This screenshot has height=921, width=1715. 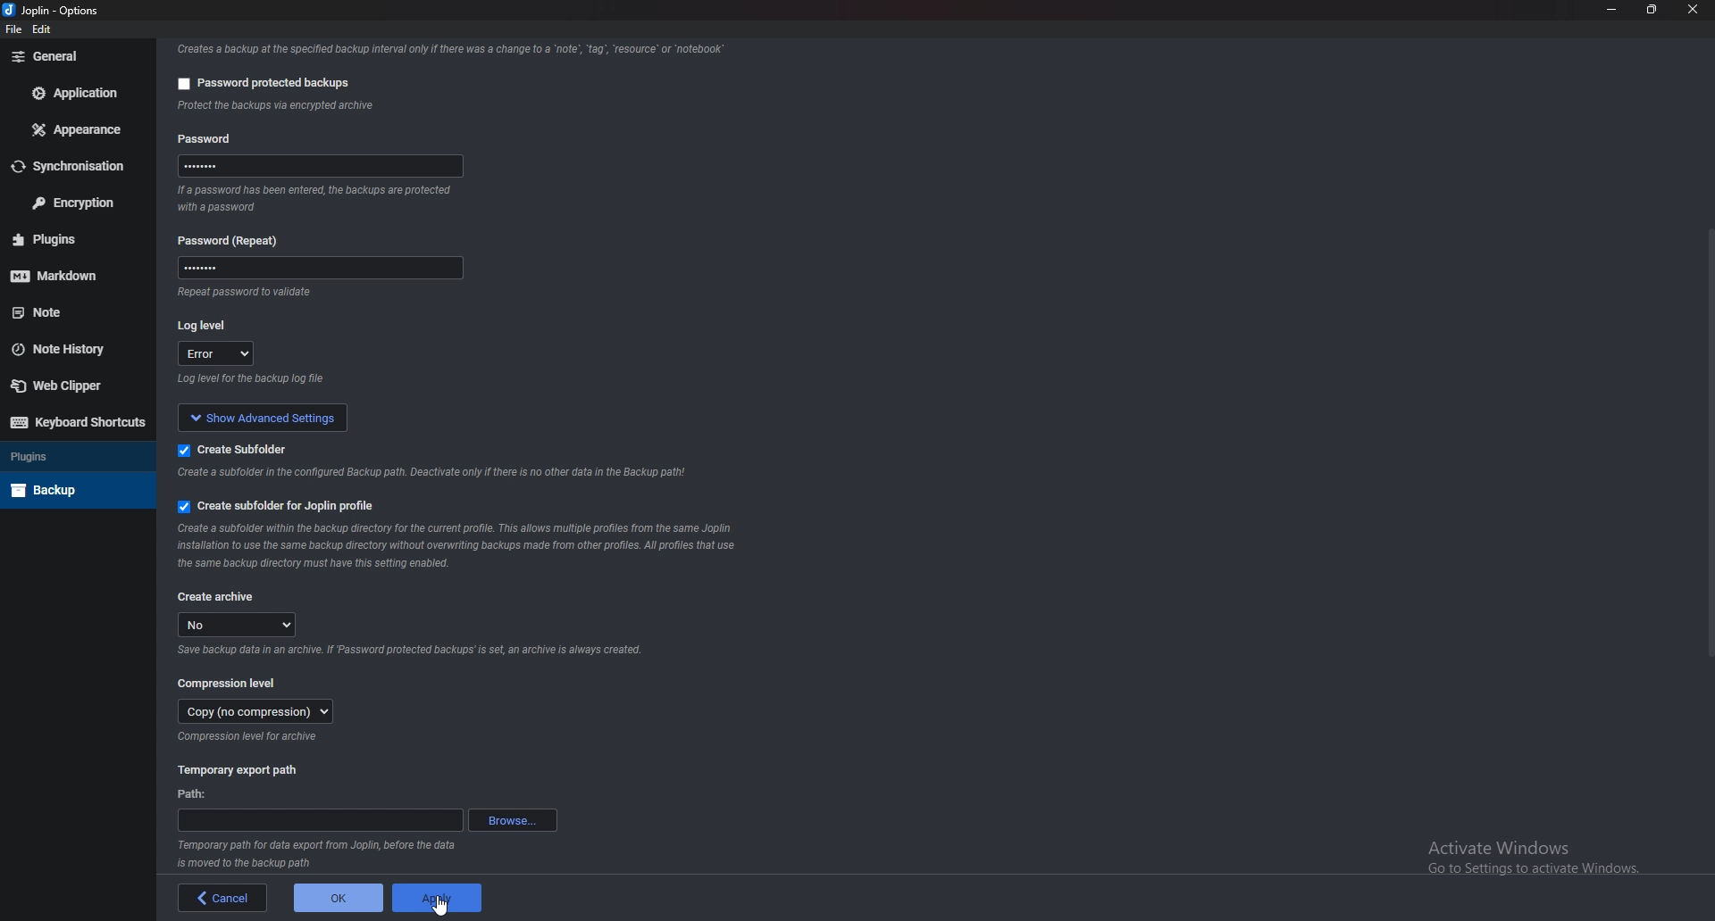 I want to click on Appearance, so click(x=78, y=131).